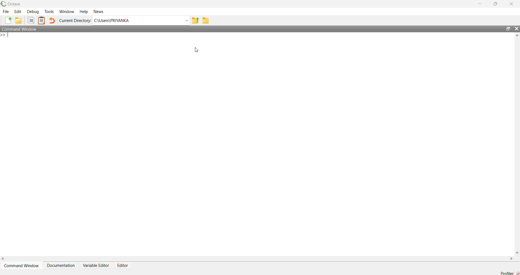 This screenshot has height=275, width=520. I want to click on one directory up, so click(196, 20).